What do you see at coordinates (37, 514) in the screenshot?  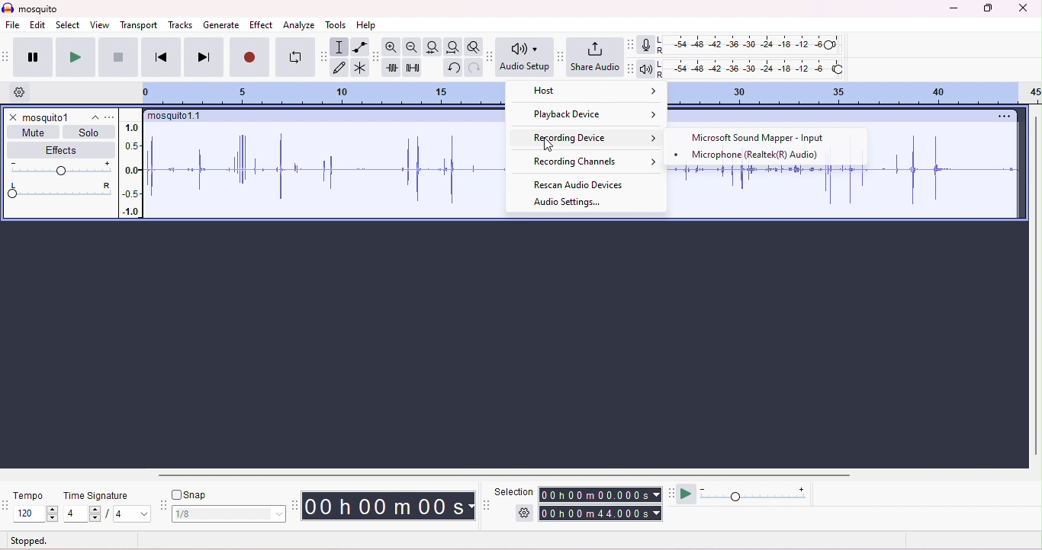 I see `select tempo` at bounding box center [37, 514].